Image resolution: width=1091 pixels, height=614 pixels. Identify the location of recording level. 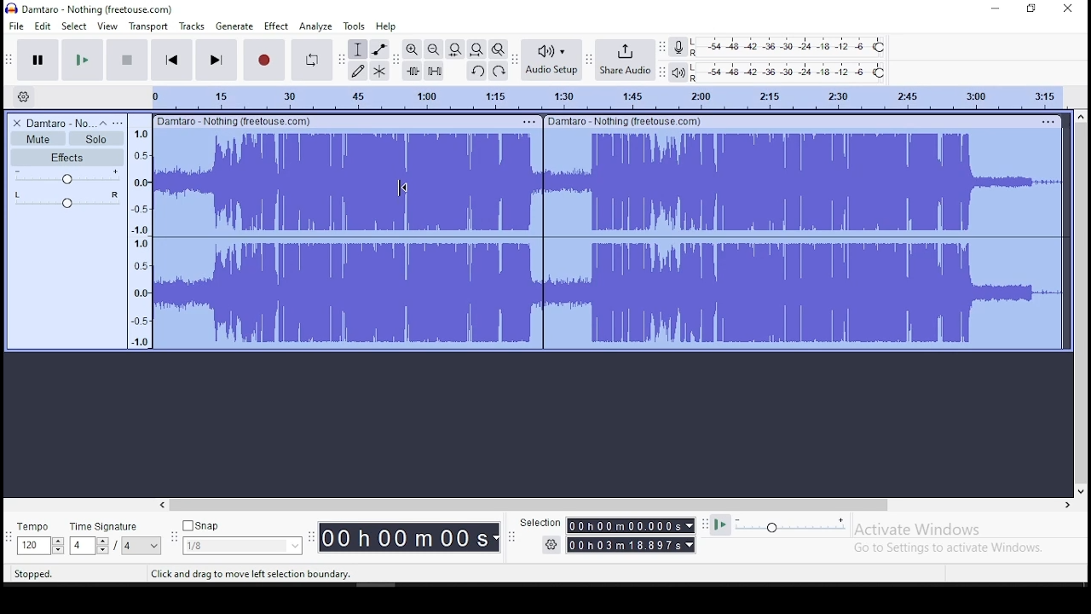
(788, 47).